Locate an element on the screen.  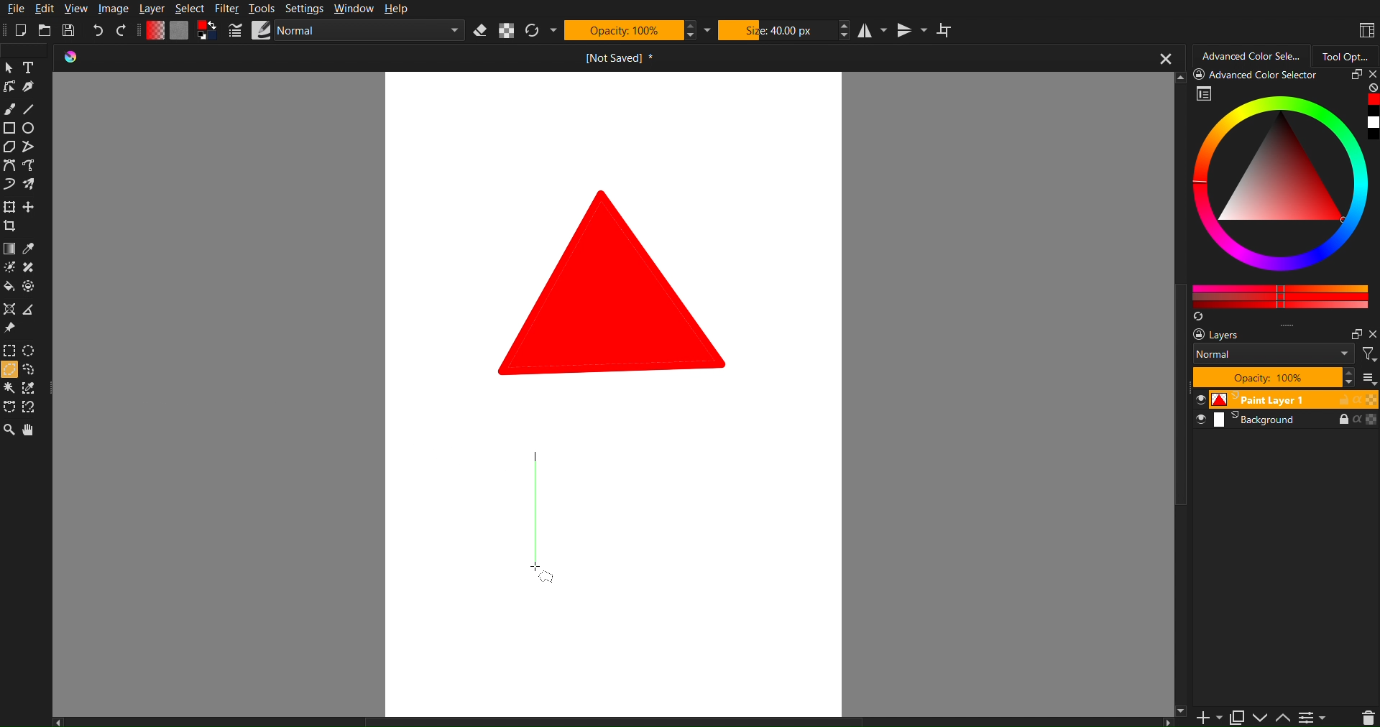
Settings is located at coordinates (308, 9).